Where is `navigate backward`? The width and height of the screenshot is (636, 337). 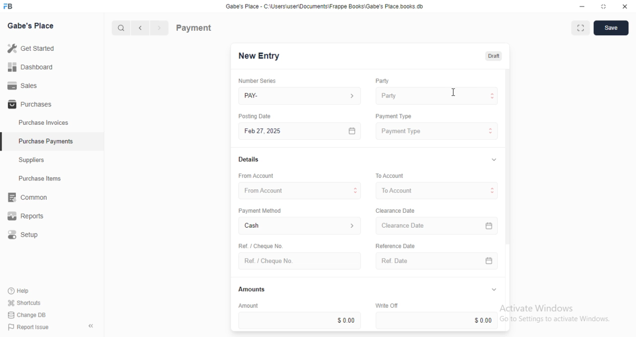
navigate backward is located at coordinates (142, 29).